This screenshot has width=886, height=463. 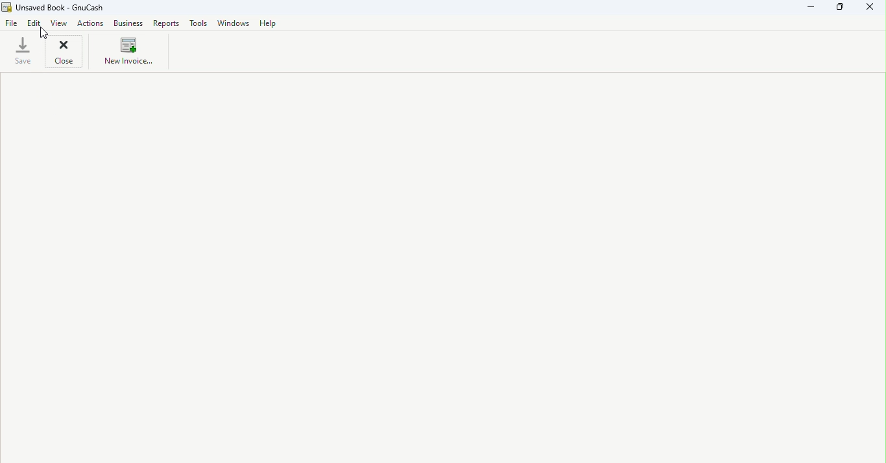 I want to click on Tools, so click(x=200, y=23).